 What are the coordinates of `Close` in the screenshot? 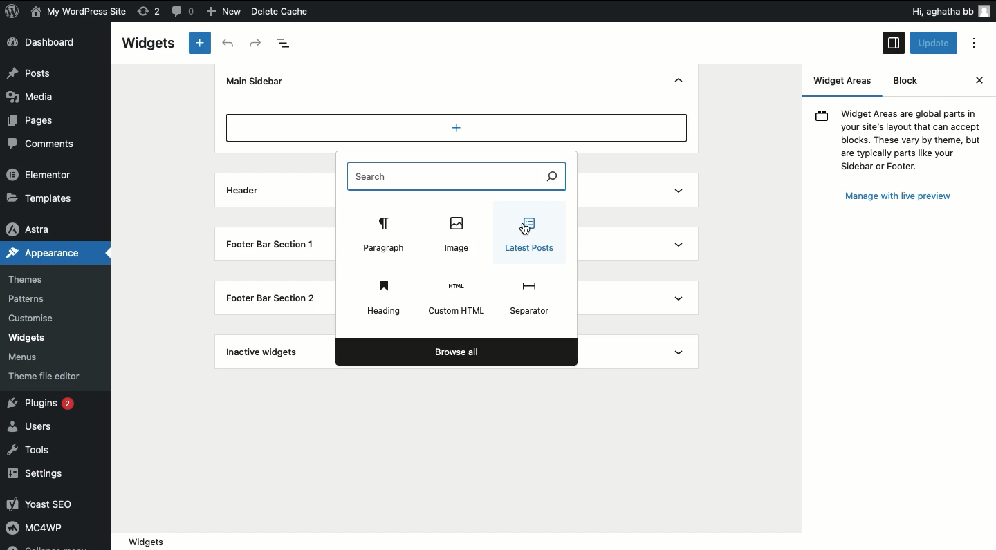 It's located at (979, 81).